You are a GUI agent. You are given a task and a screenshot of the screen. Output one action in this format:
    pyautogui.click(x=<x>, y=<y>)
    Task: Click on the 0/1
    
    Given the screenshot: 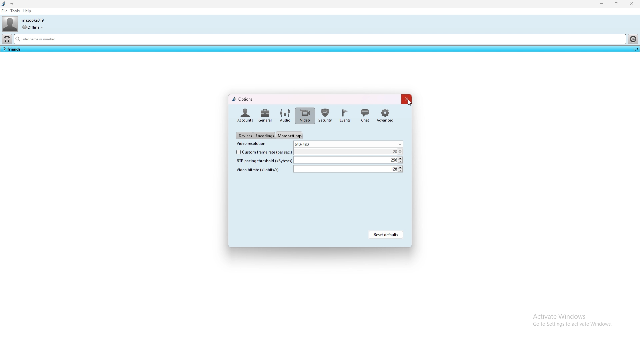 What is the action you would take?
    pyautogui.click(x=634, y=50)
    